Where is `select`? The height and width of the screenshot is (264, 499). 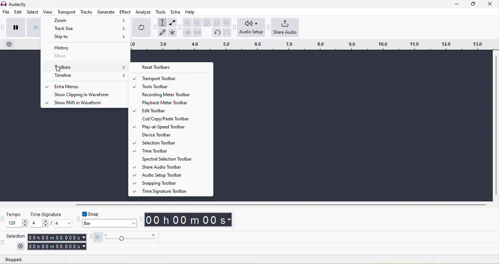
select is located at coordinates (33, 12).